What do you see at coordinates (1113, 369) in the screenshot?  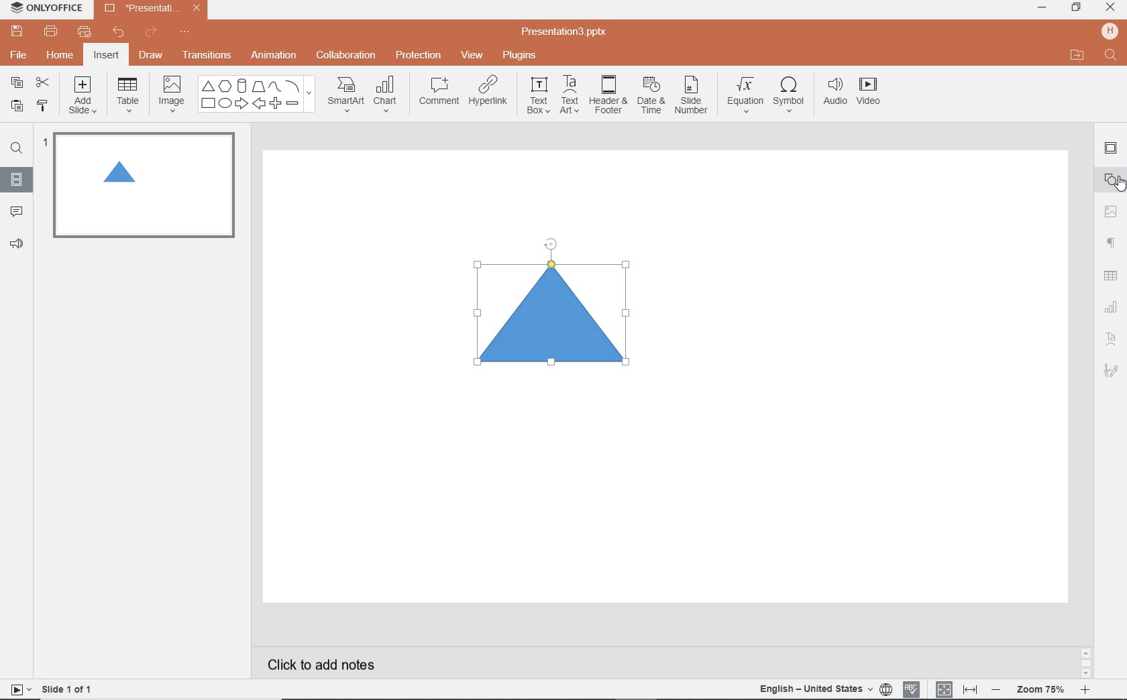 I see `SIGNATURE` at bounding box center [1113, 369].